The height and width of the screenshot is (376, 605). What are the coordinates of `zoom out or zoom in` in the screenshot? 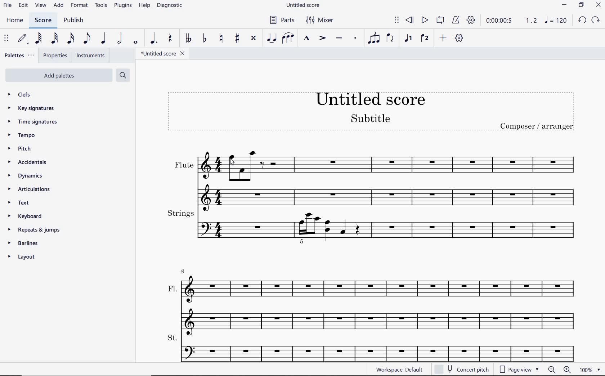 It's located at (559, 370).